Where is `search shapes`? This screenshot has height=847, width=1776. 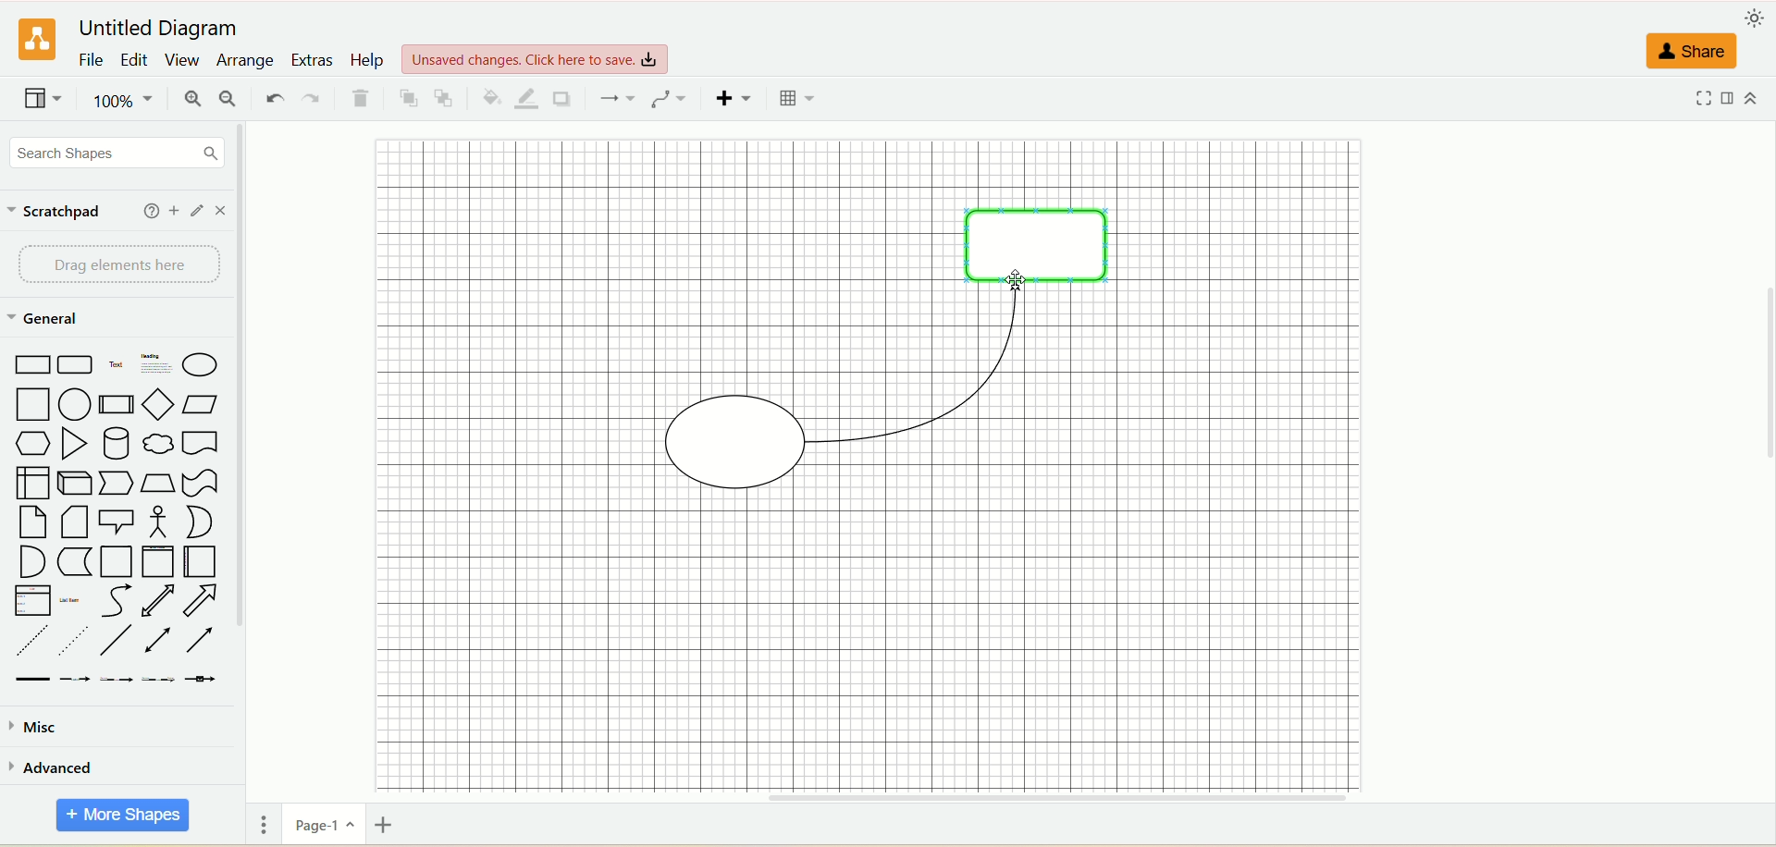 search shapes is located at coordinates (110, 153).